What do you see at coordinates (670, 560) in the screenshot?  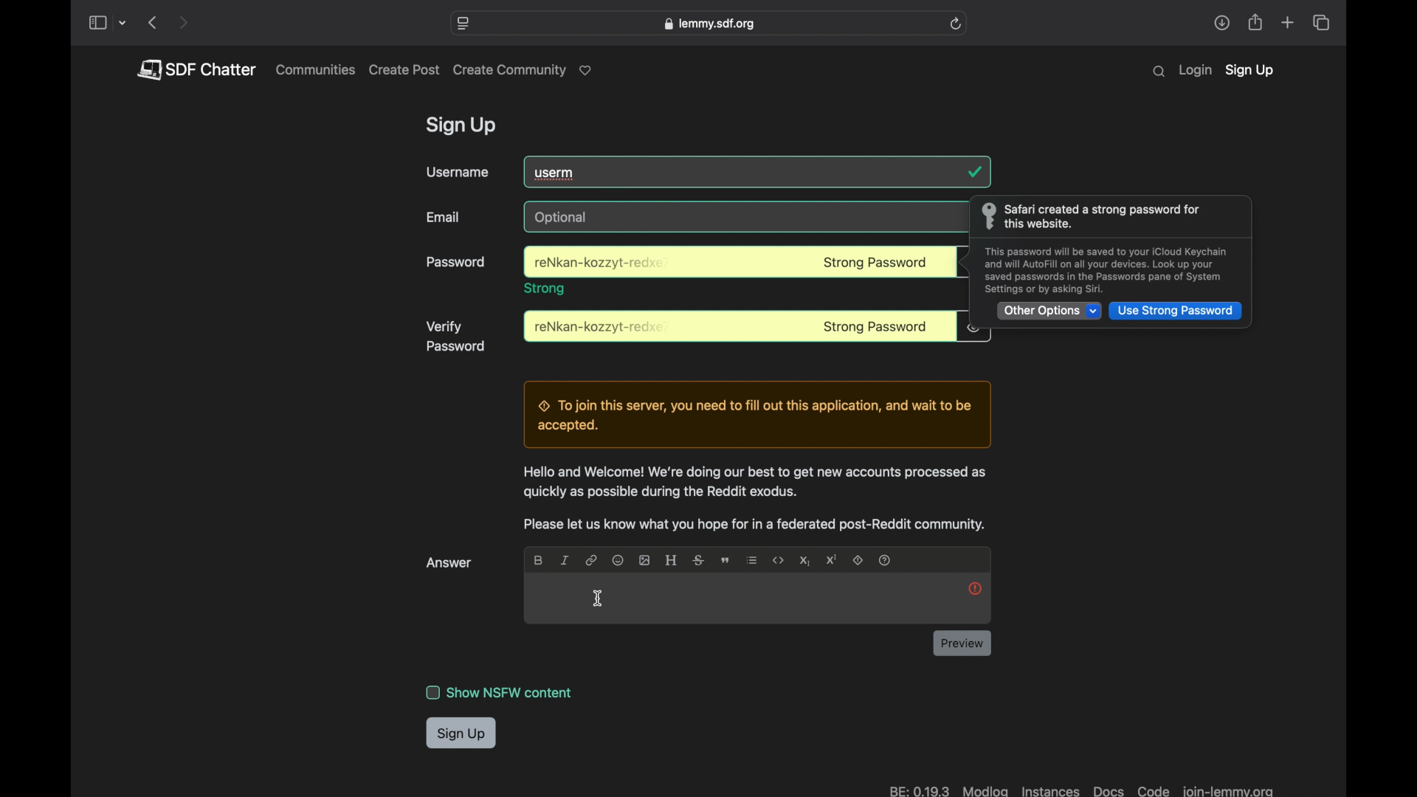 I see `heading` at bounding box center [670, 560].